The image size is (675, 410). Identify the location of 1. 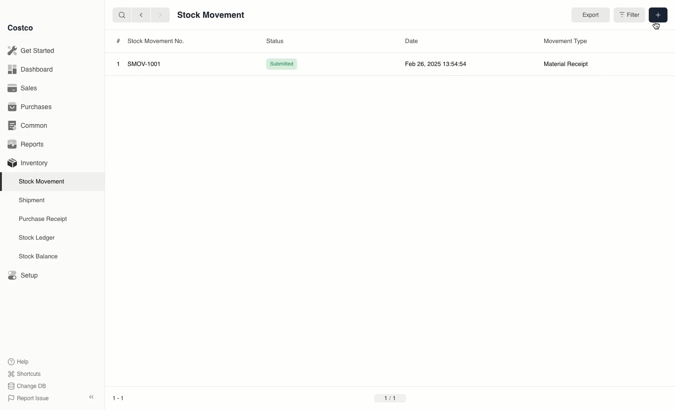
(118, 64).